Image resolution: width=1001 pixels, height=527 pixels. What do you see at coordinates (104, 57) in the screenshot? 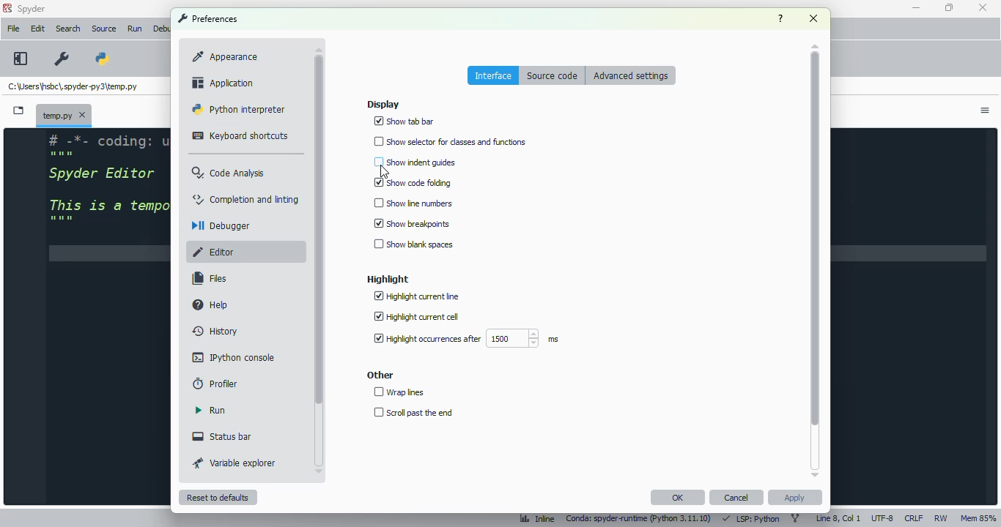
I see `PYTHONPATH manager` at bounding box center [104, 57].